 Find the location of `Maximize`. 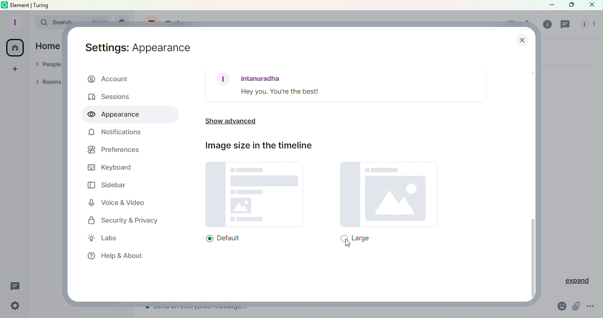

Maximize is located at coordinates (570, 5).